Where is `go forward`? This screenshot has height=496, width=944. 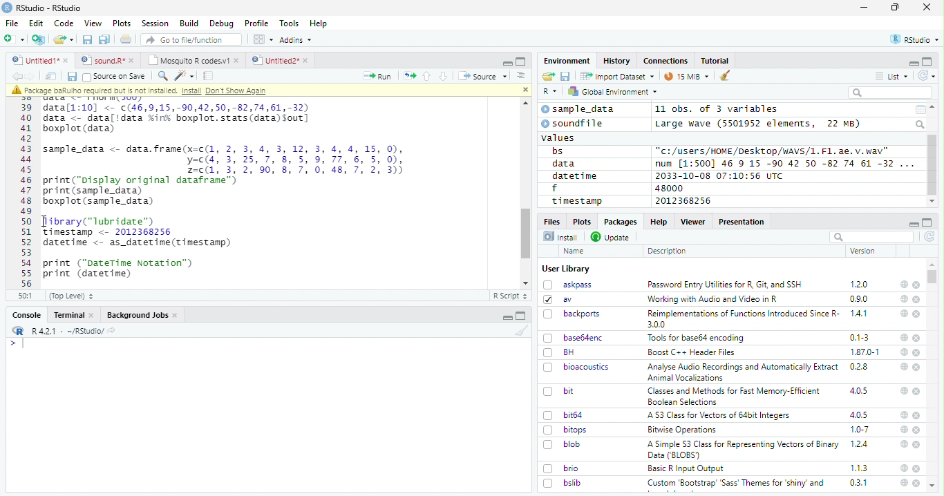 go forward is located at coordinates (33, 76).